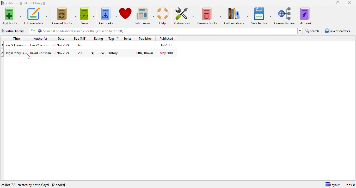 The height and width of the screenshot is (188, 356). Describe the element at coordinates (3, 3) in the screenshot. I see `logo` at that location.